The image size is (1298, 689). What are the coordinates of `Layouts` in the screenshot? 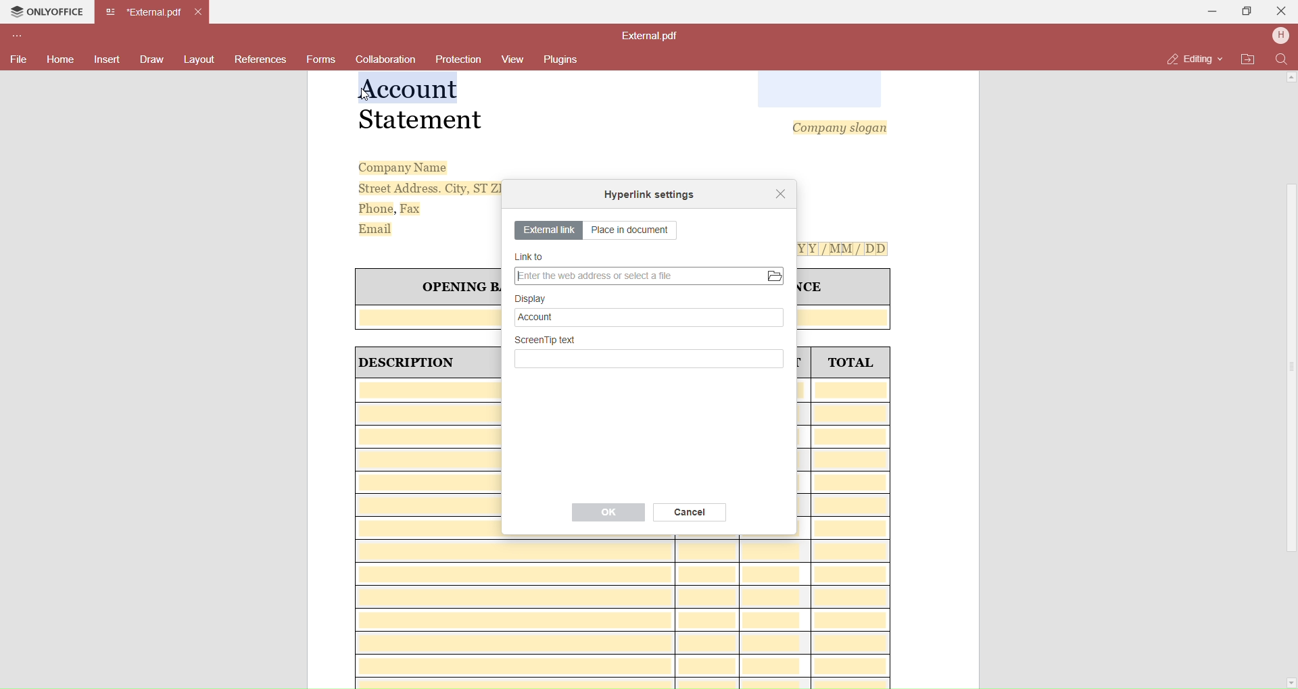 It's located at (200, 60).